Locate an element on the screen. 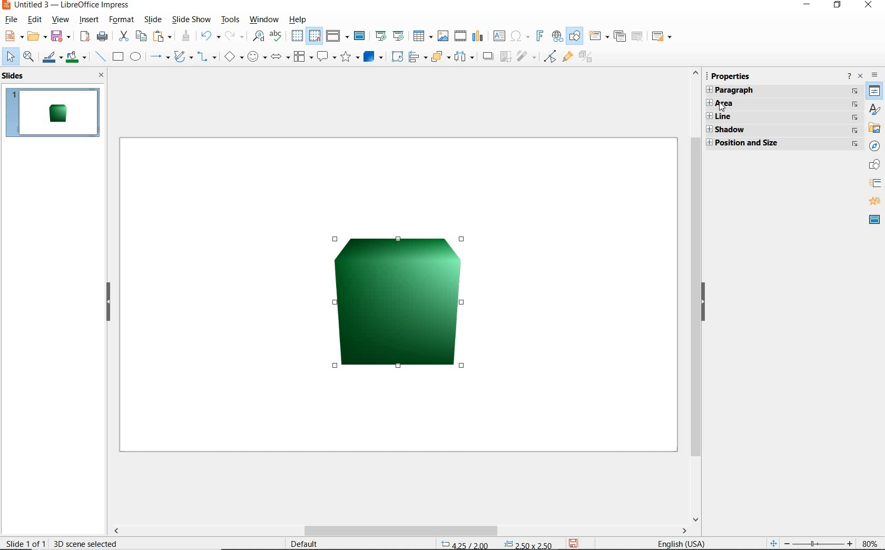  ZOOM FACTOR is located at coordinates (869, 542).